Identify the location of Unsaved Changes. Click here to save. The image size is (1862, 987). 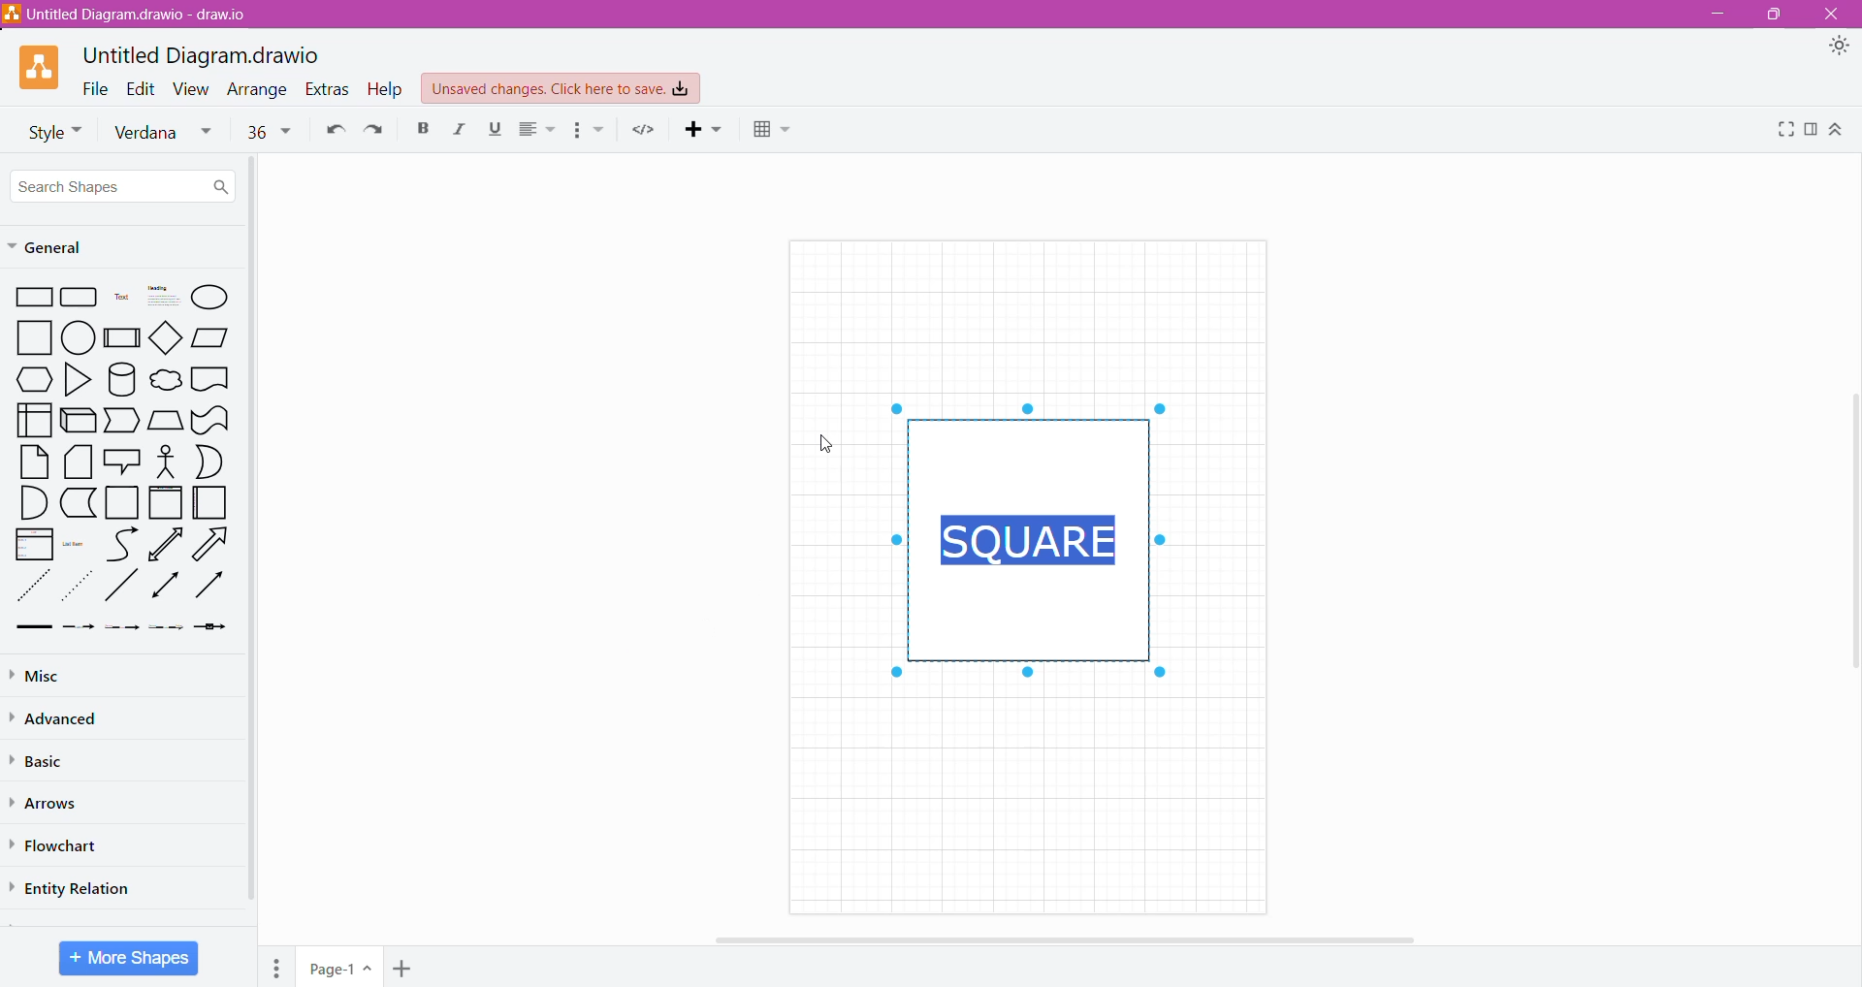
(562, 89).